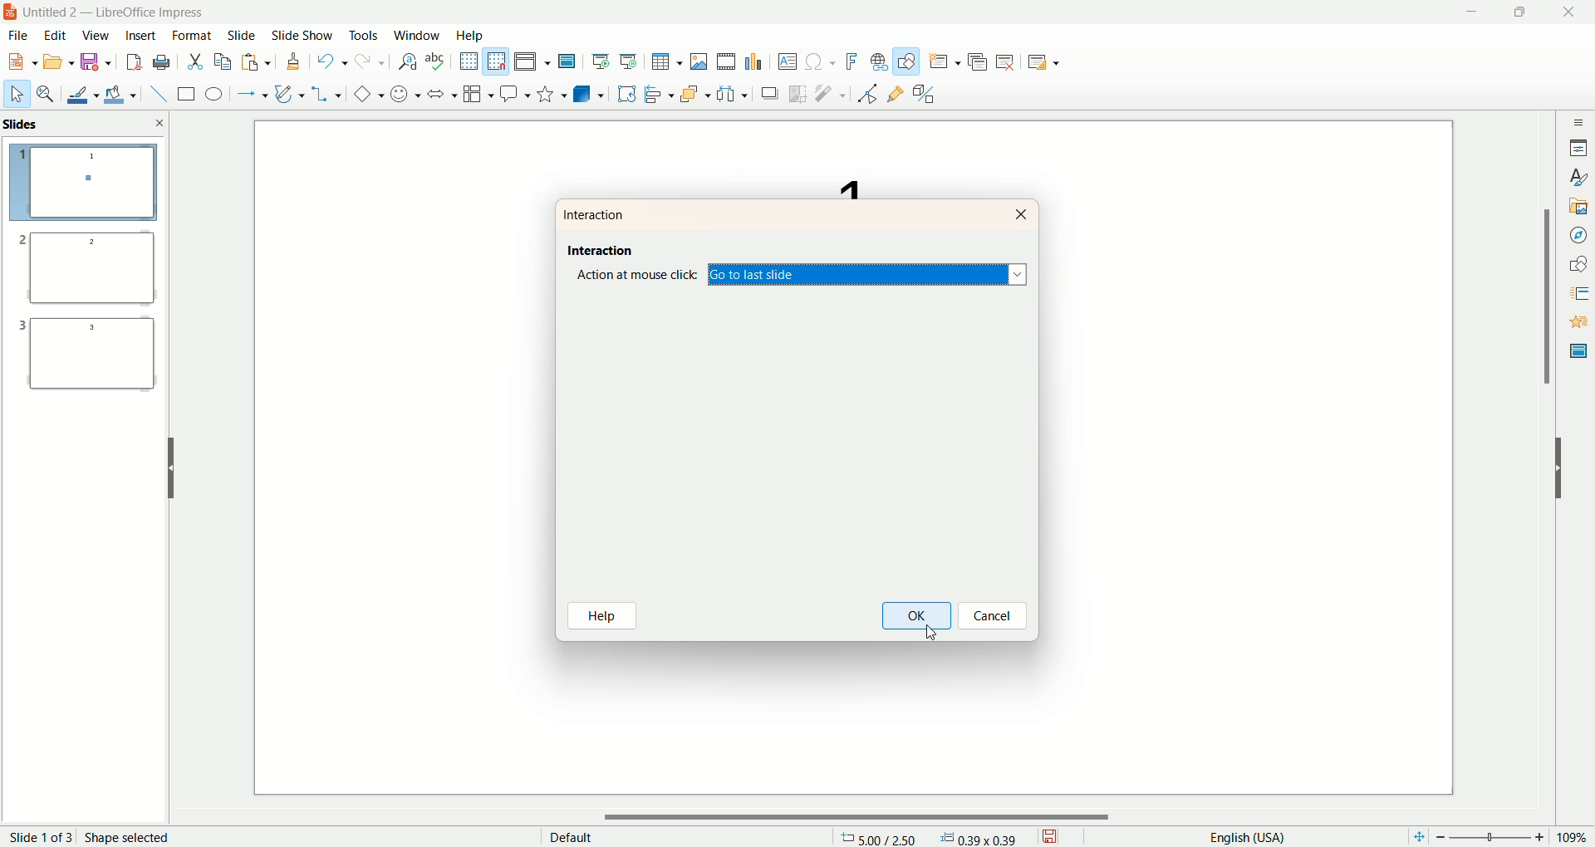 This screenshot has width=1595, height=847. I want to click on insert audio or video, so click(726, 61).